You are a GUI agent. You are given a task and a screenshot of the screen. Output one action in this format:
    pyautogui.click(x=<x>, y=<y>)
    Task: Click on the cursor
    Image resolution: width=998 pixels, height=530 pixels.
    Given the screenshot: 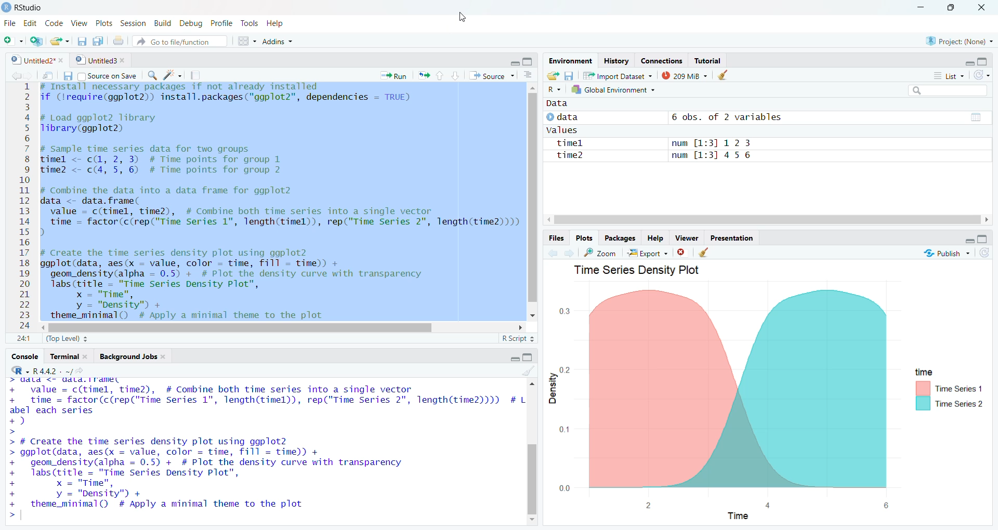 What is the action you would take?
    pyautogui.click(x=461, y=16)
    